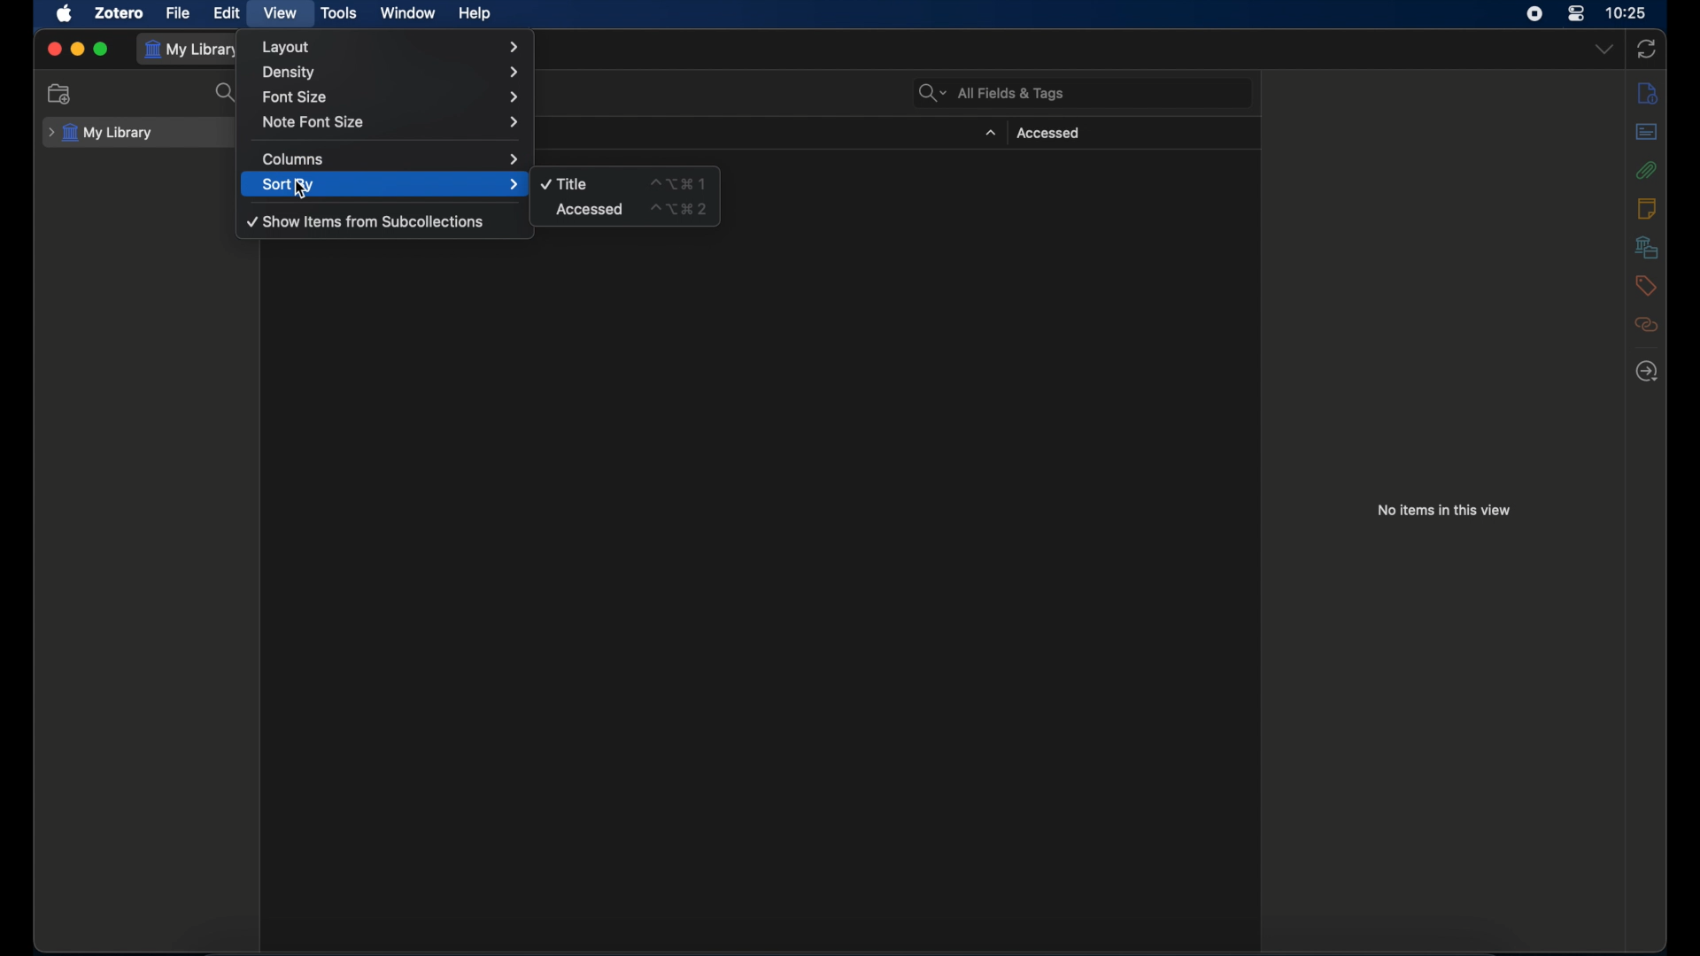 Image resolution: width=1700 pixels, height=956 pixels. What do you see at coordinates (1534, 13) in the screenshot?
I see `screen recorder` at bounding box center [1534, 13].